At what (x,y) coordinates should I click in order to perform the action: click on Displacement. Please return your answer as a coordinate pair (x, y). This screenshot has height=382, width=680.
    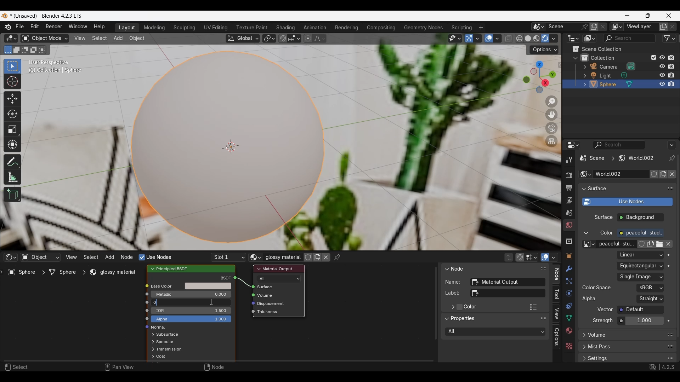
    Looking at the image, I should click on (273, 304).